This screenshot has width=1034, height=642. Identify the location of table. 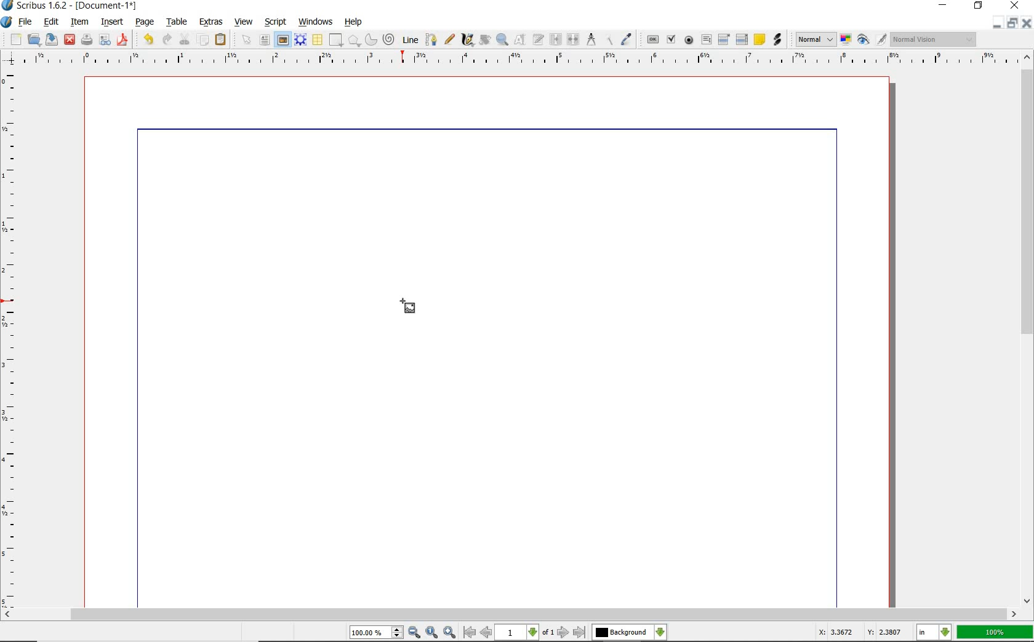
(318, 41).